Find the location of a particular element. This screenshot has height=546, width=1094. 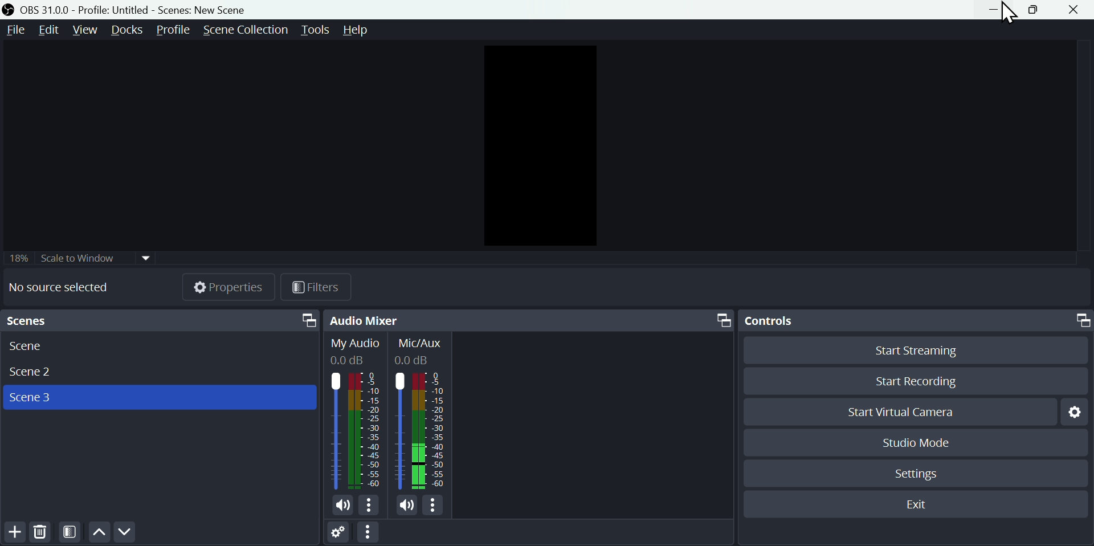

OBS Version is located at coordinates (46, 10).